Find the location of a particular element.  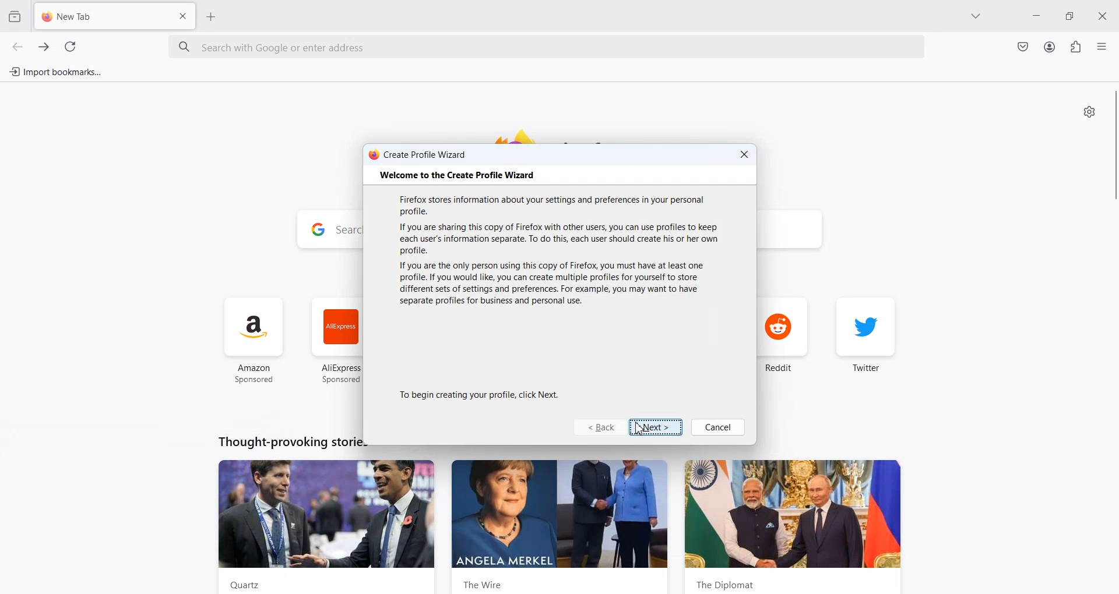

Refresh is located at coordinates (70, 47).